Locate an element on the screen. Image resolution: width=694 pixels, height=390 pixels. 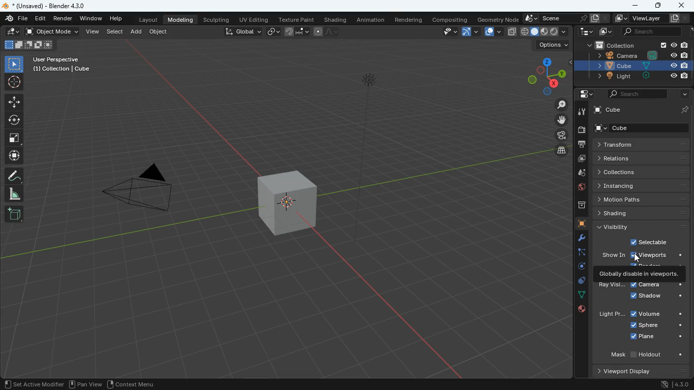
link is located at coordinates (273, 31).